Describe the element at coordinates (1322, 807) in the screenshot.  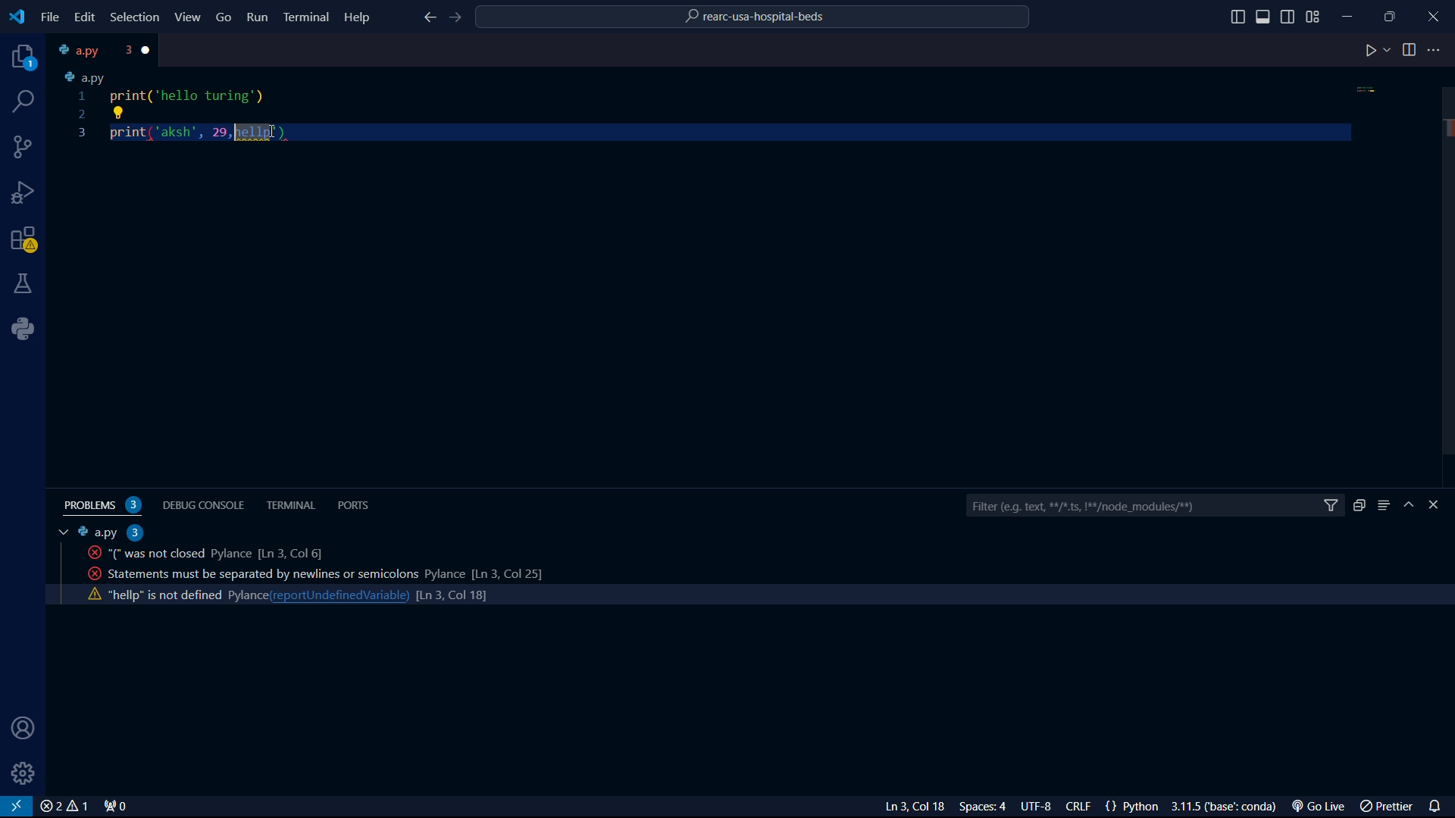
I see `Go Live` at that location.